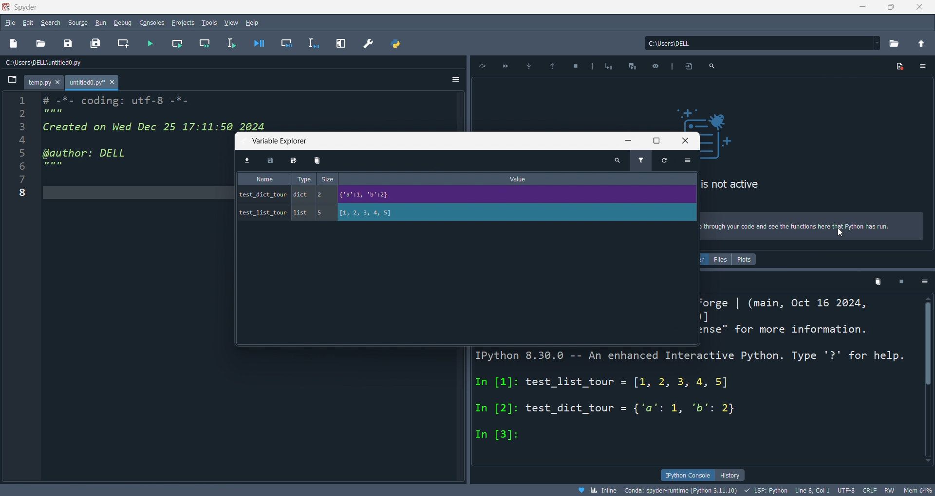  Describe the element at coordinates (230, 22) in the screenshot. I see `view` at that location.